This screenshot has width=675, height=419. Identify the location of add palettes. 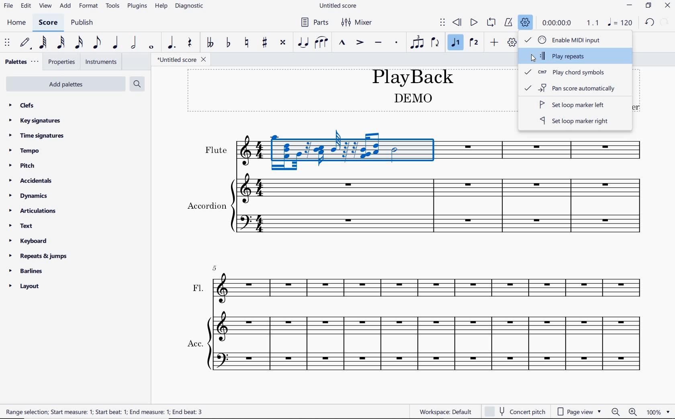
(65, 84).